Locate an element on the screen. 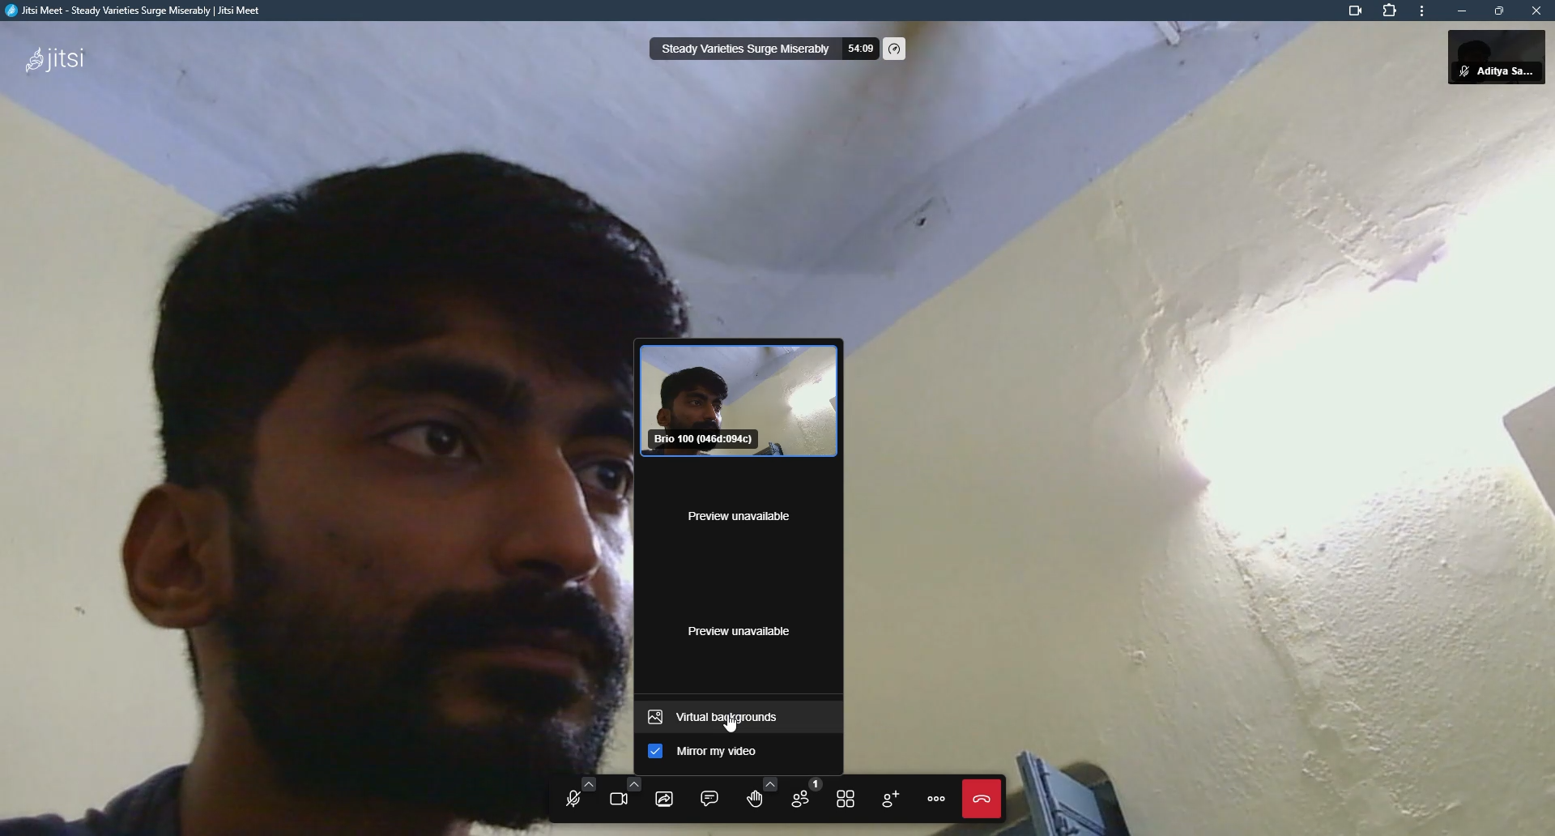 This screenshot has width=1555, height=836. preview unavailable is located at coordinates (736, 514).